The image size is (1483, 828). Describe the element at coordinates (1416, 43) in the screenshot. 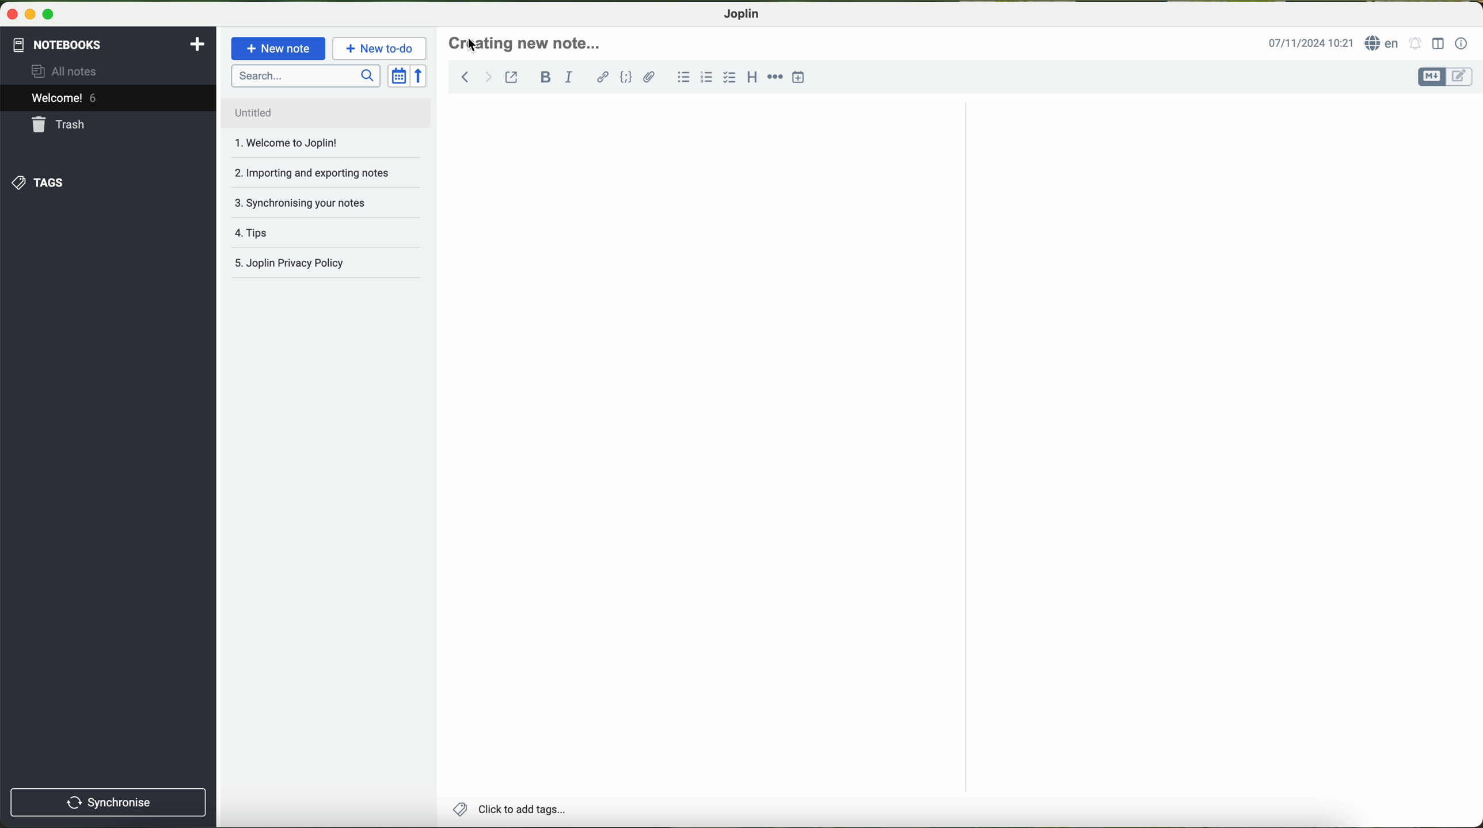

I see `set alarm` at that location.